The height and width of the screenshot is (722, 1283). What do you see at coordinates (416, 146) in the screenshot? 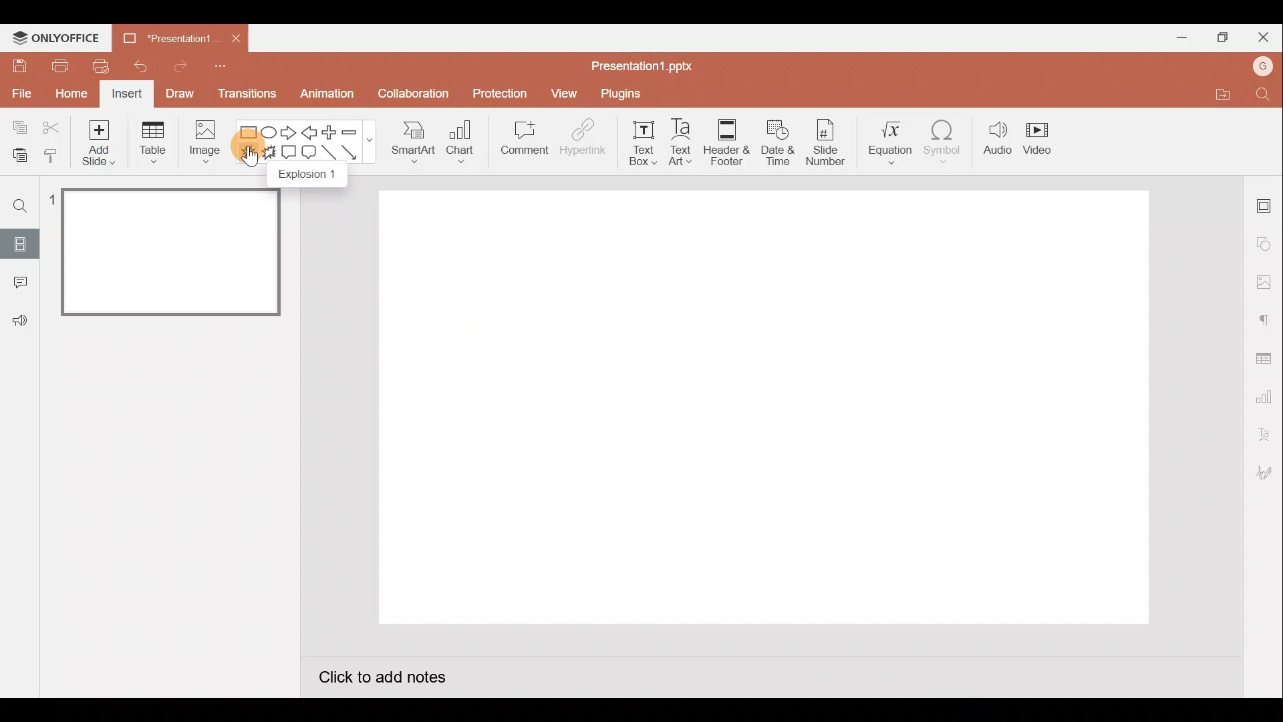
I see `Smart Art` at bounding box center [416, 146].